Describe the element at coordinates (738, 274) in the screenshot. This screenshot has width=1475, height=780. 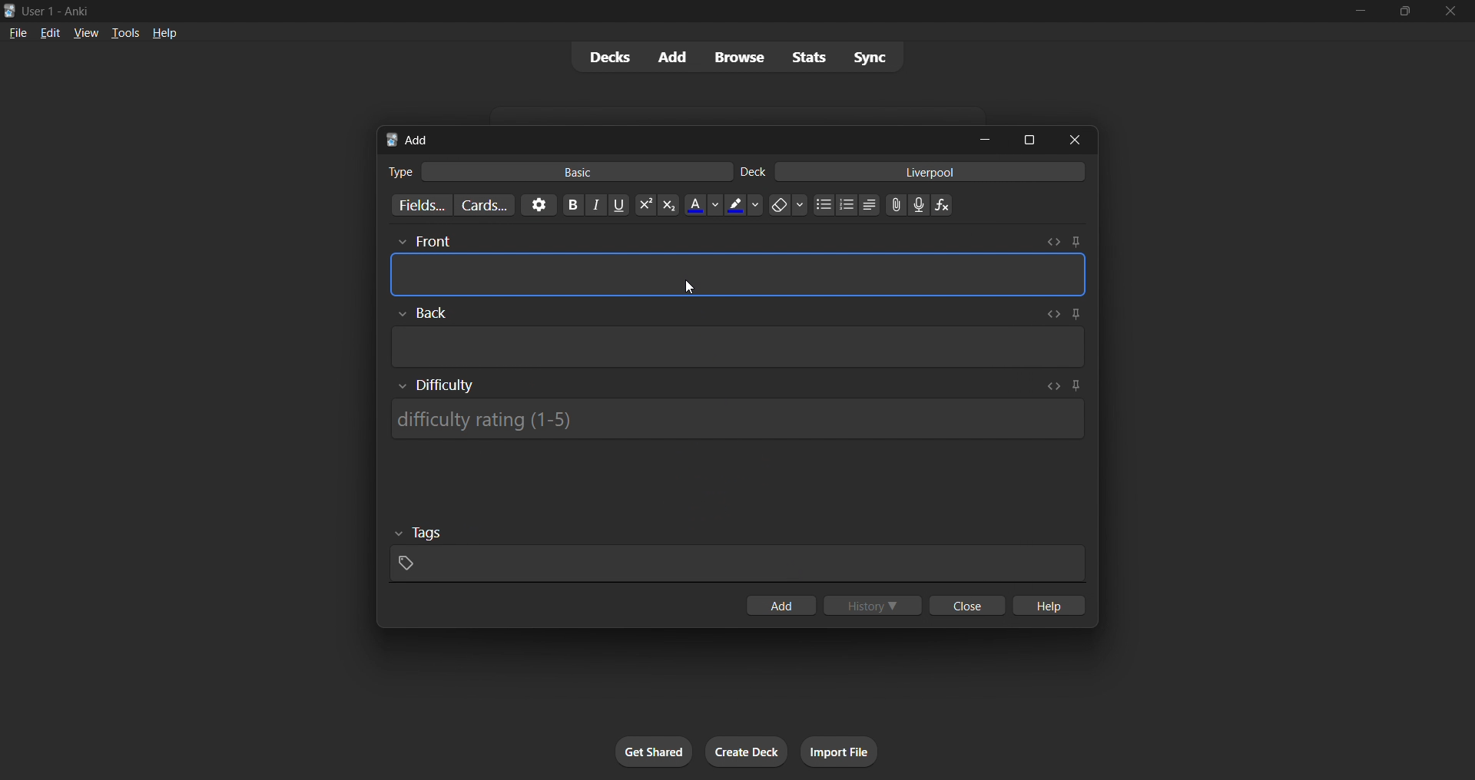
I see `card front field input box` at that location.